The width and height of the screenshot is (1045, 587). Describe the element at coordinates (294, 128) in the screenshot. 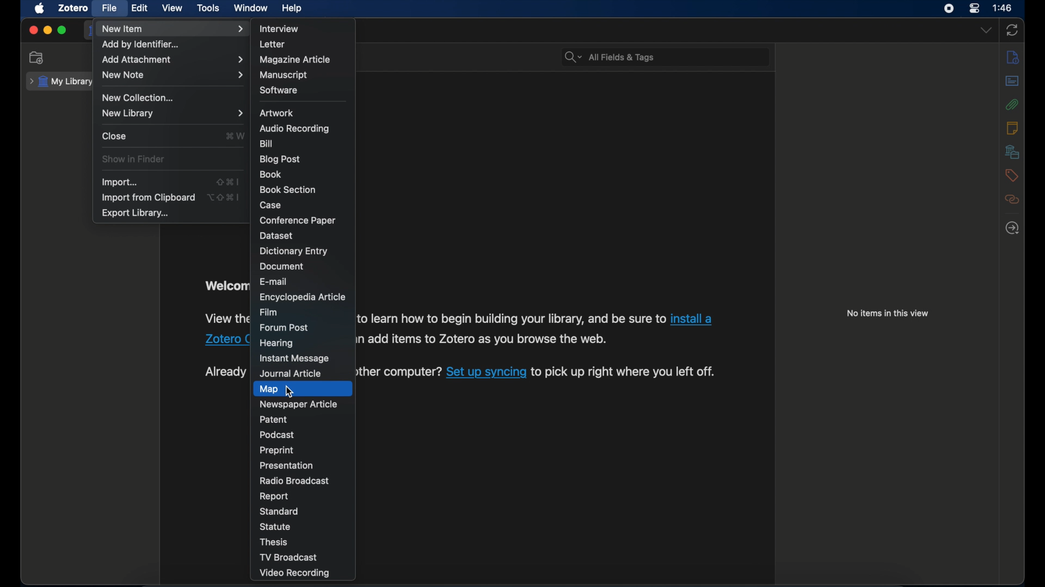

I see `audio recording` at that location.